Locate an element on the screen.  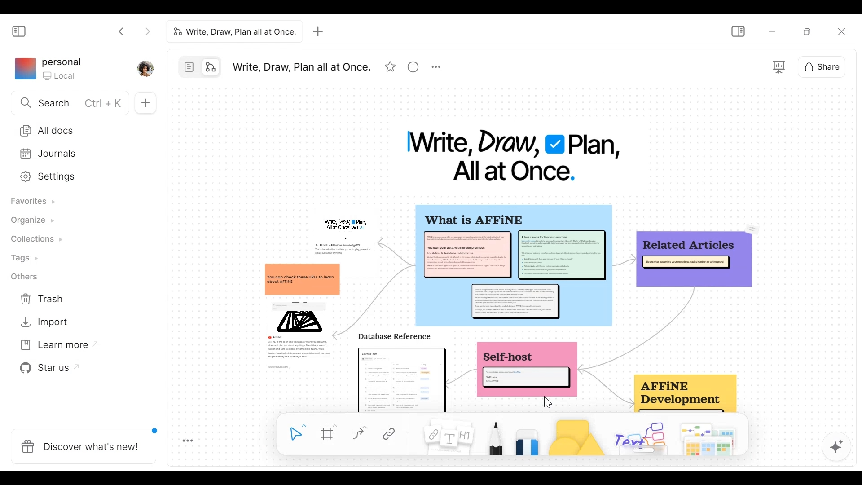
Restore is located at coordinates (807, 31).